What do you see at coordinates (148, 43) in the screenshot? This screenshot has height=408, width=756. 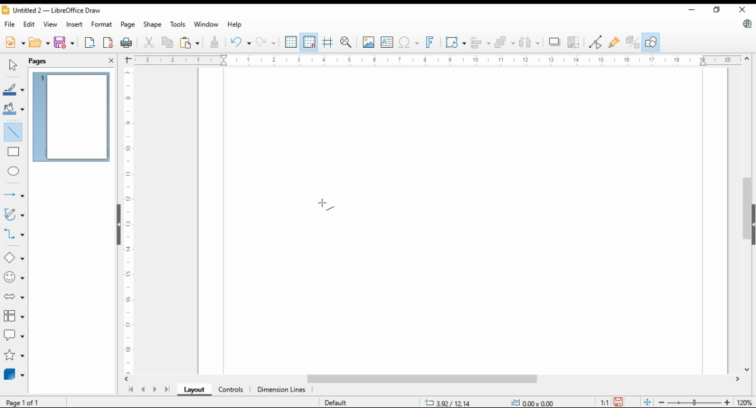 I see `cut` at bounding box center [148, 43].